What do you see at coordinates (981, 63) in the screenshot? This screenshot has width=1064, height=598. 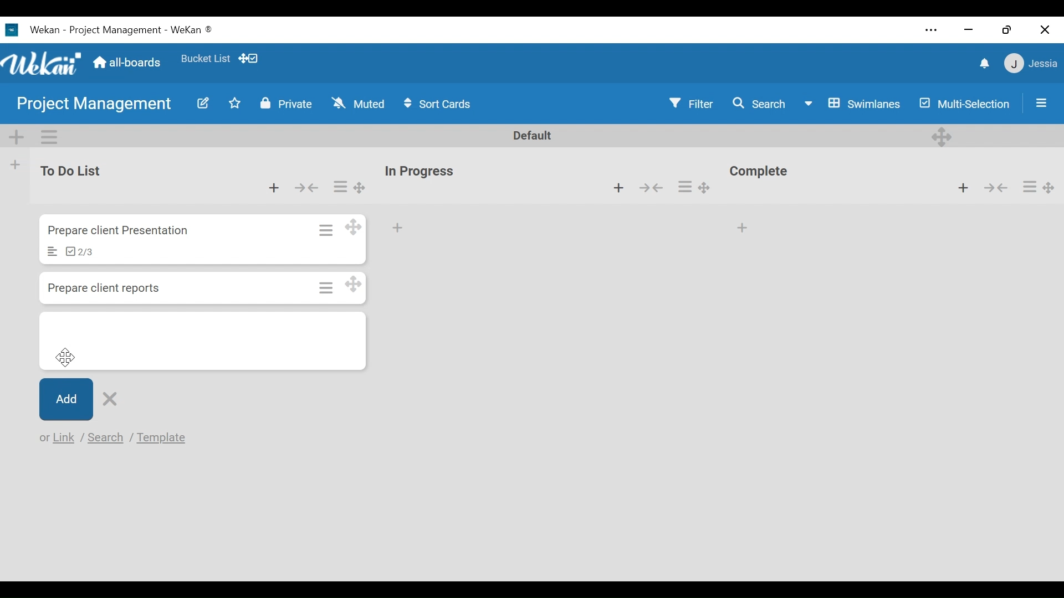 I see `notifications` at bounding box center [981, 63].